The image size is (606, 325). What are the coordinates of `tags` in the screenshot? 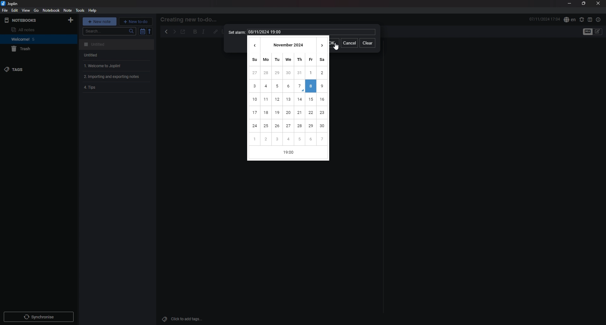 It's located at (30, 69).